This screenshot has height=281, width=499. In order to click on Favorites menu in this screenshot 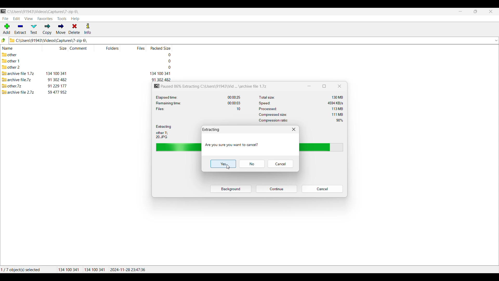, I will do `click(45, 19)`.